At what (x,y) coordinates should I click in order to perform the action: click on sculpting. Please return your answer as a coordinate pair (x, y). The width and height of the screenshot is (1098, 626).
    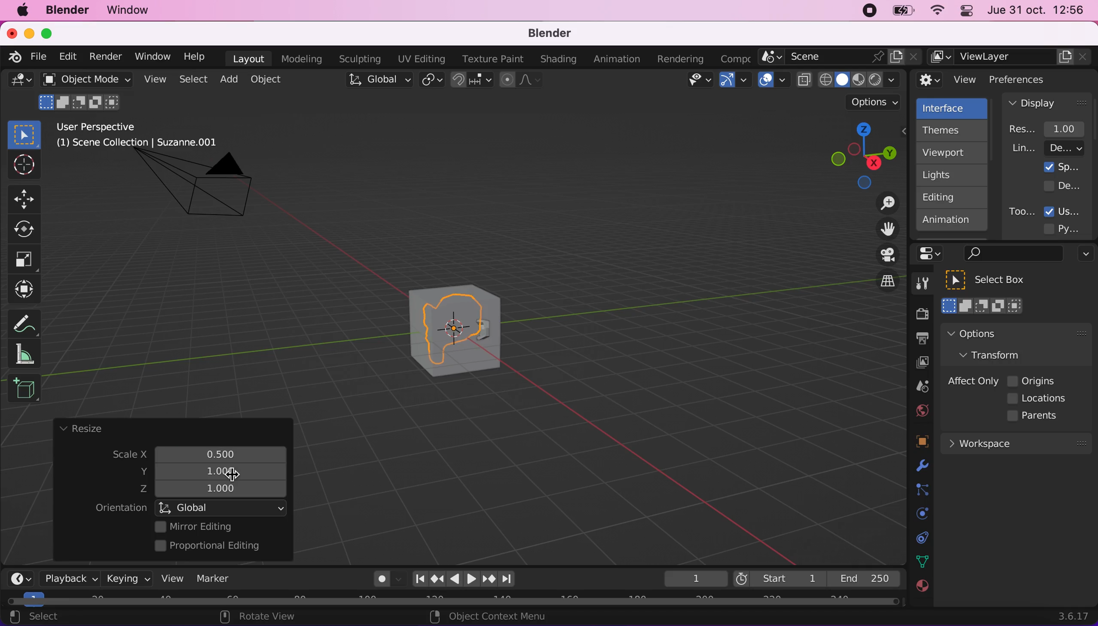
    Looking at the image, I should click on (358, 58).